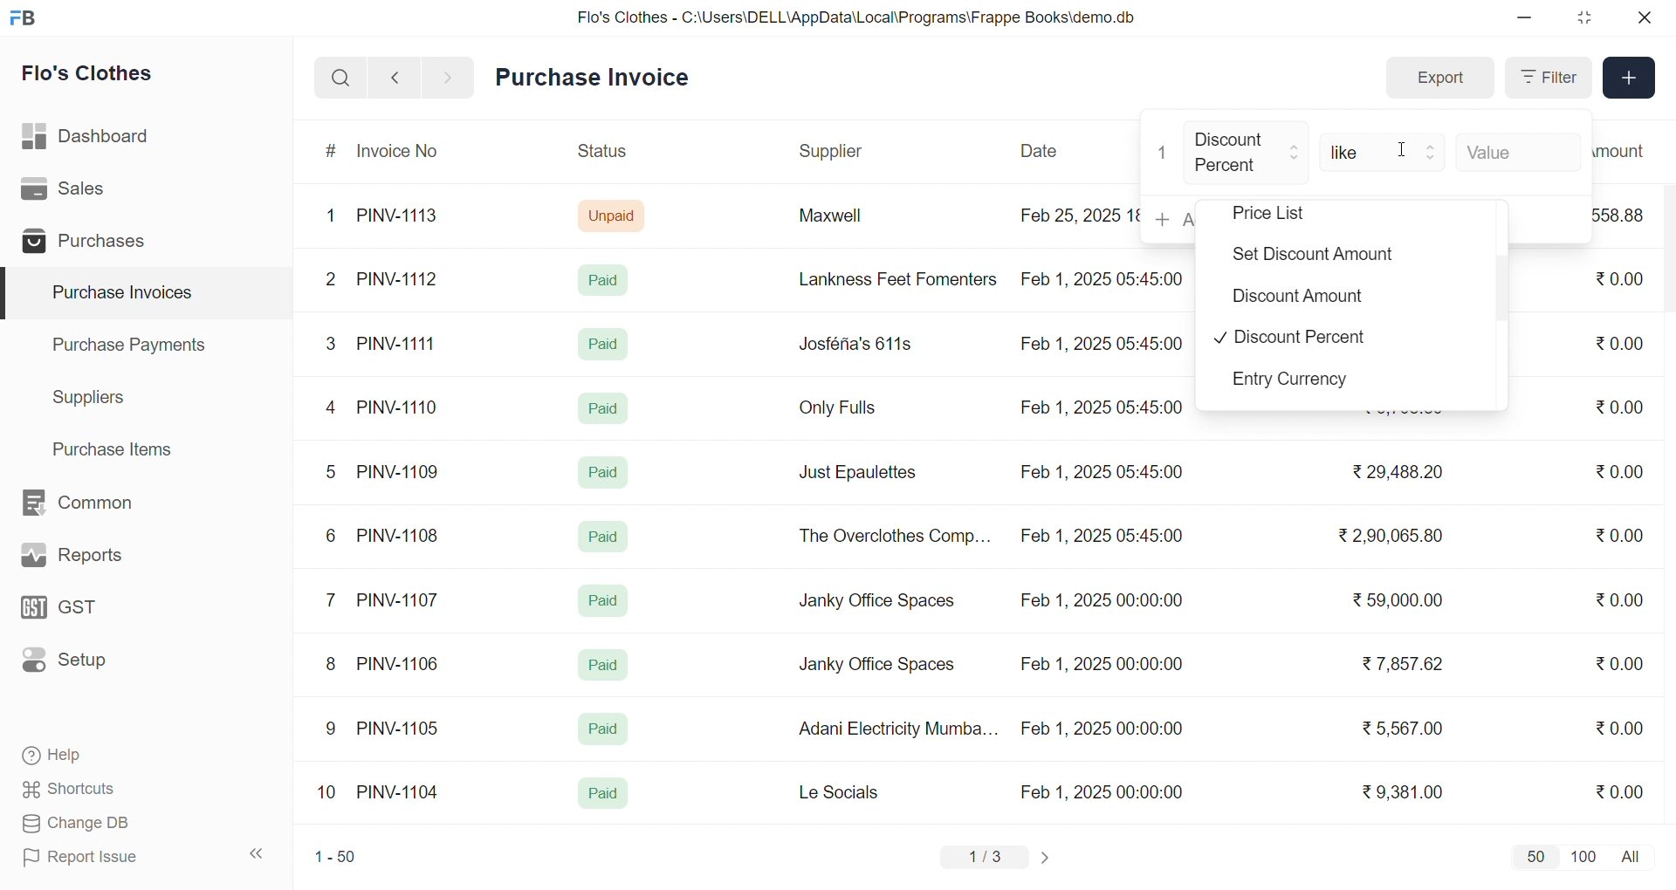 The width and height of the screenshot is (1676, 890). I want to click on 100, so click(1581, 855).